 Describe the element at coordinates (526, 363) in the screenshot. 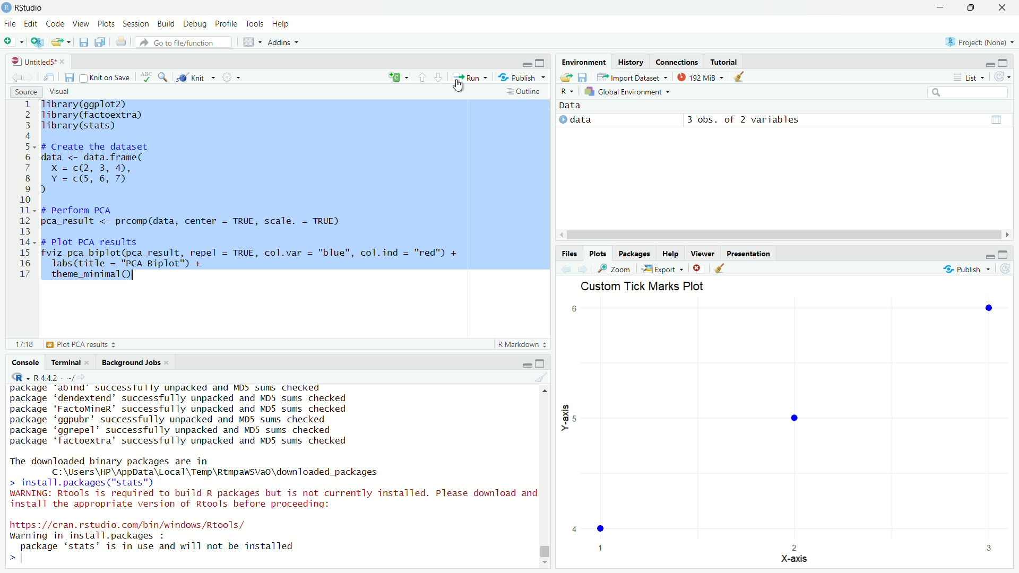

I see `minimize` at that location.